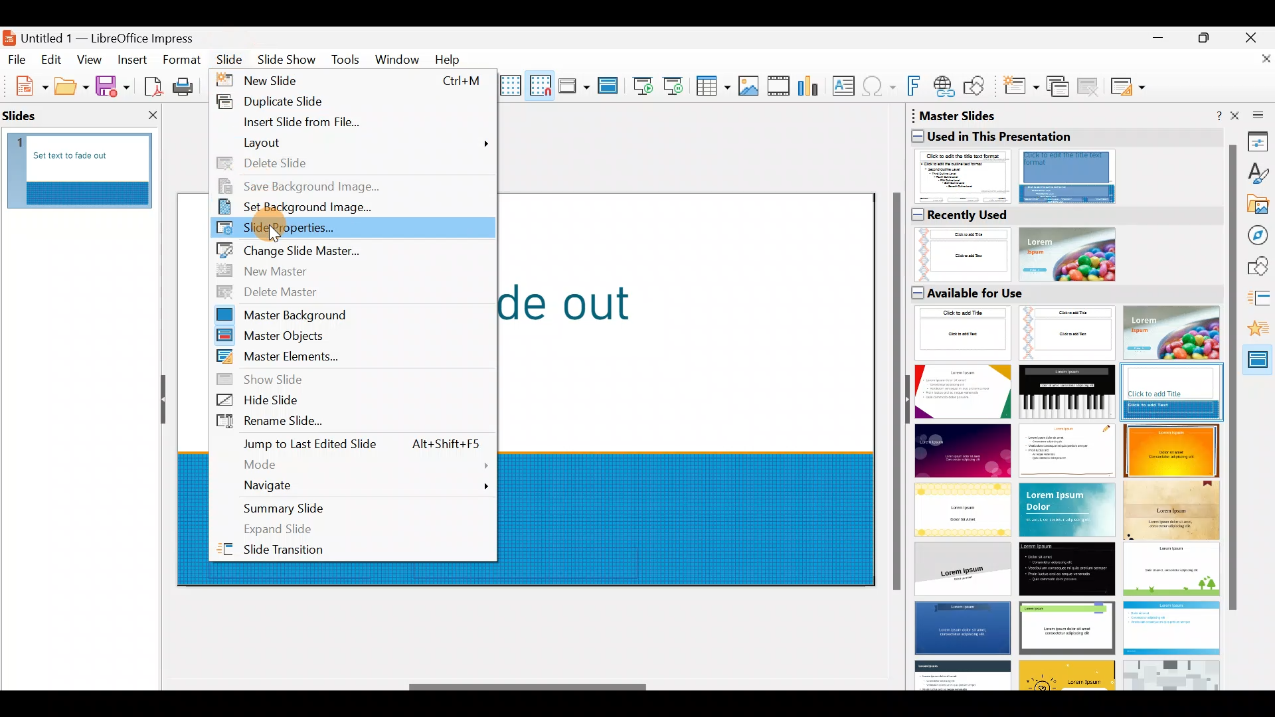 This screenshot has width=1275, height=717. Describe the element at coordinates (400, 58) in the screenshot. I see `Window` at that location.